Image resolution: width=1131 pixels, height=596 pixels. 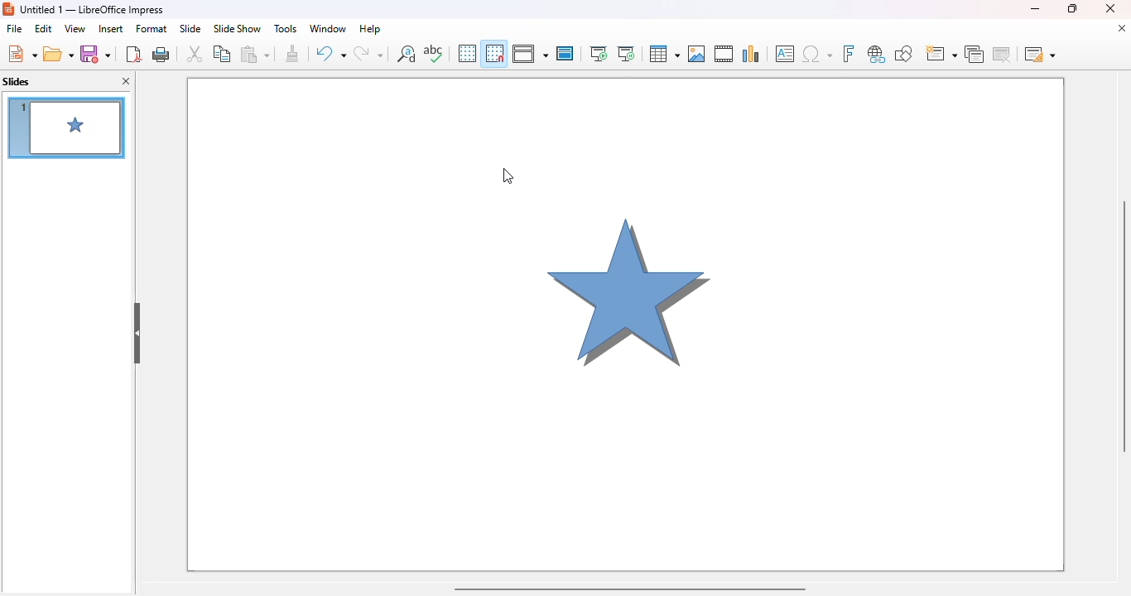 I want to click on new slide, so click(x=941, y=53).